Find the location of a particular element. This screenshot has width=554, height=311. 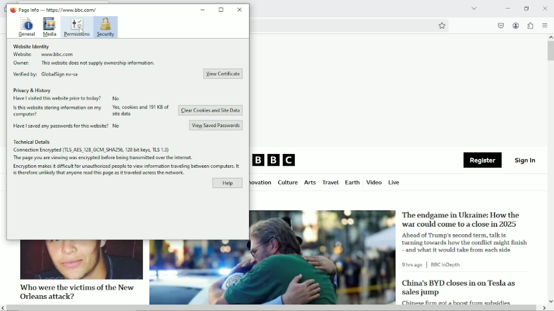

Vertical scrollbar is located at coordinates (550, 51).